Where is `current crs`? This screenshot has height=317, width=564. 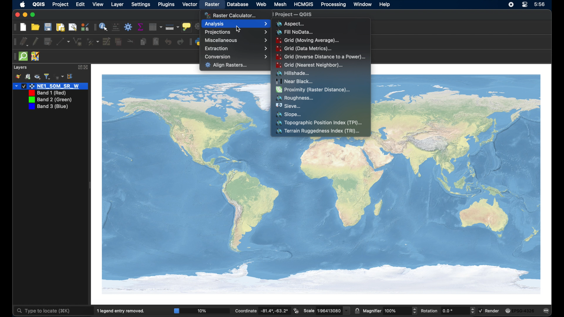
current crs is located at coordinates (521, 311).